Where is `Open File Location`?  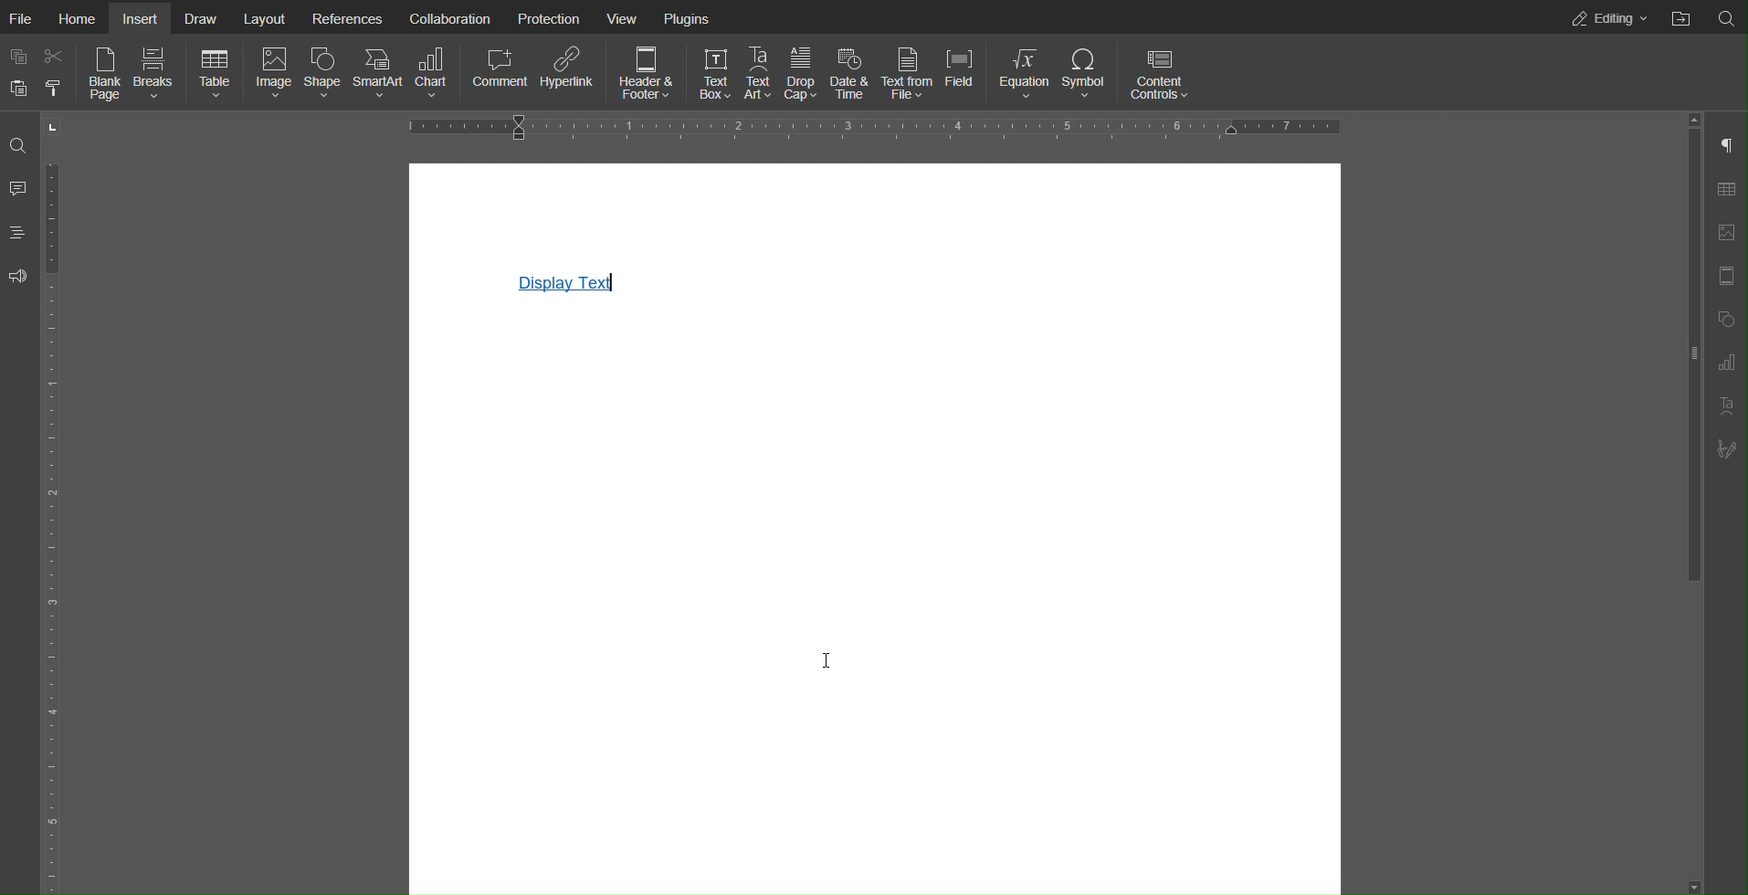
Open File Location is located at coordinates (1681, 17).